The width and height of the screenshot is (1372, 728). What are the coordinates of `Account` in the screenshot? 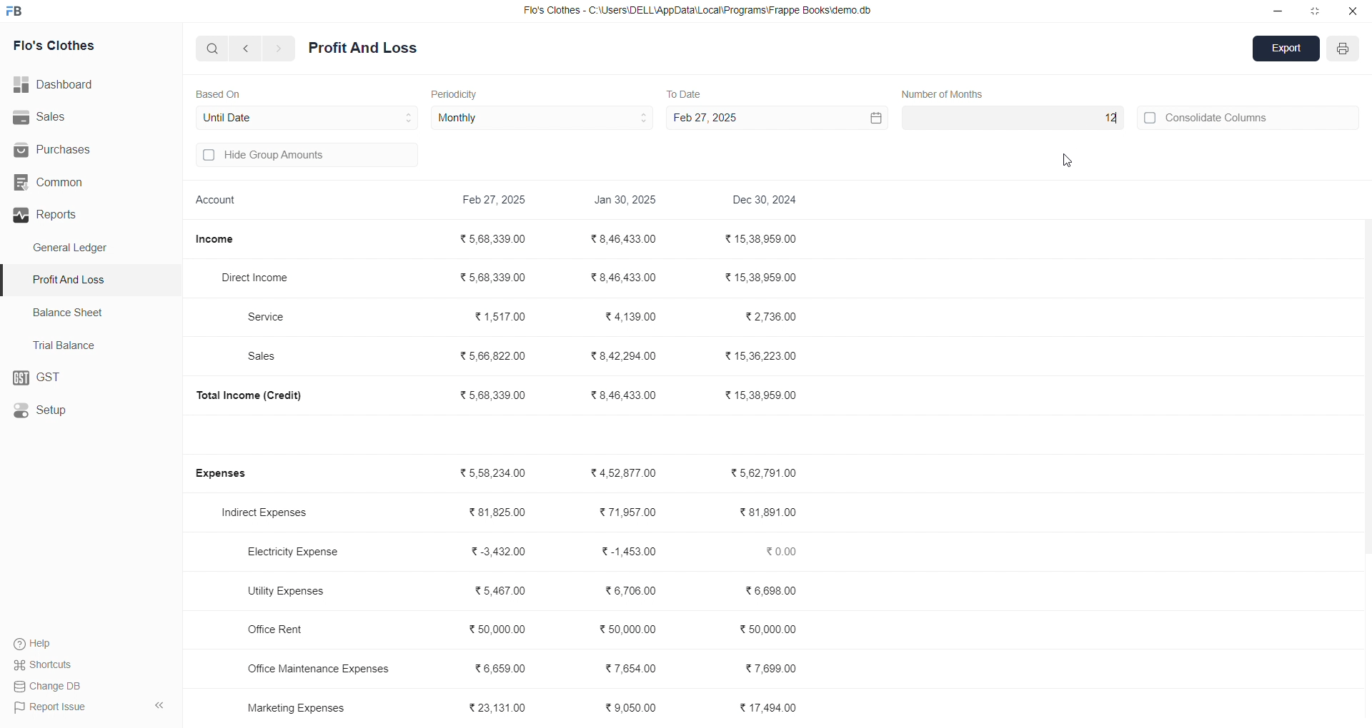 It's located at (219, 202).